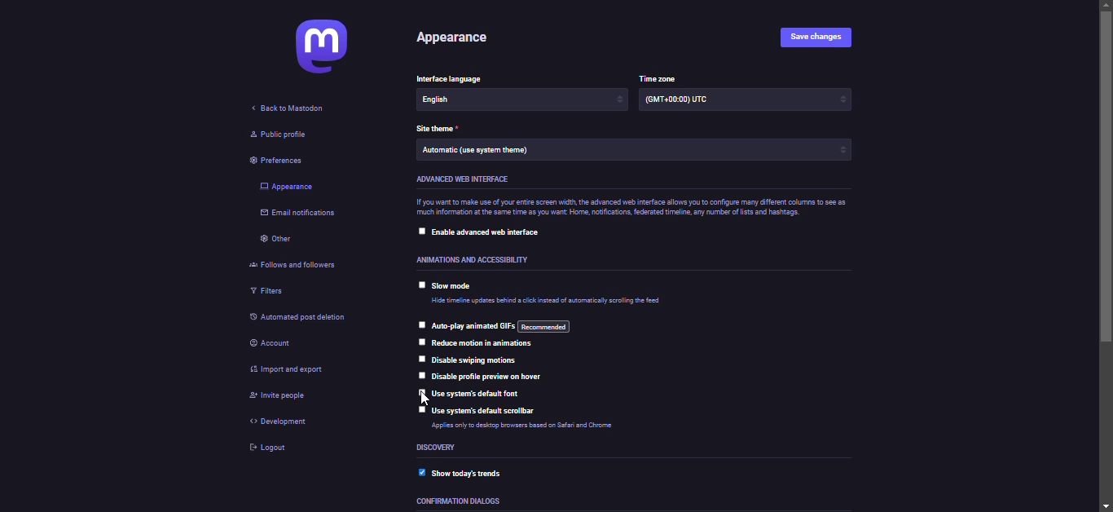 The image size is (1113, 512). What do you see at coordinates (440, 127) in the screenshot?
I see `theme` at bounding box center [440, 127].